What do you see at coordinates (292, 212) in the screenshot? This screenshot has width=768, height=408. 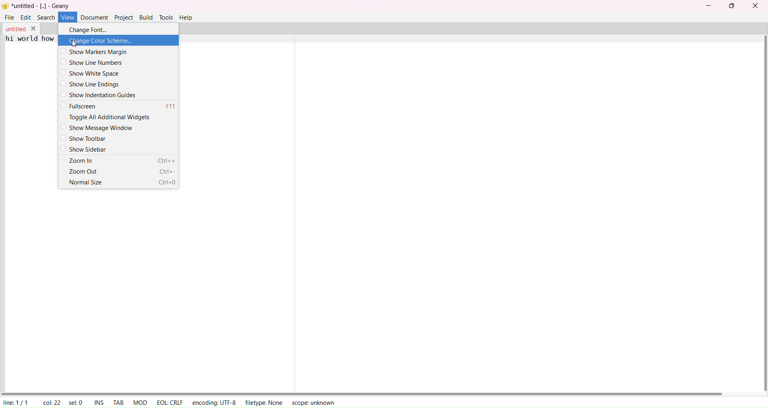 I see `separator` at bounding box center [292, 212].